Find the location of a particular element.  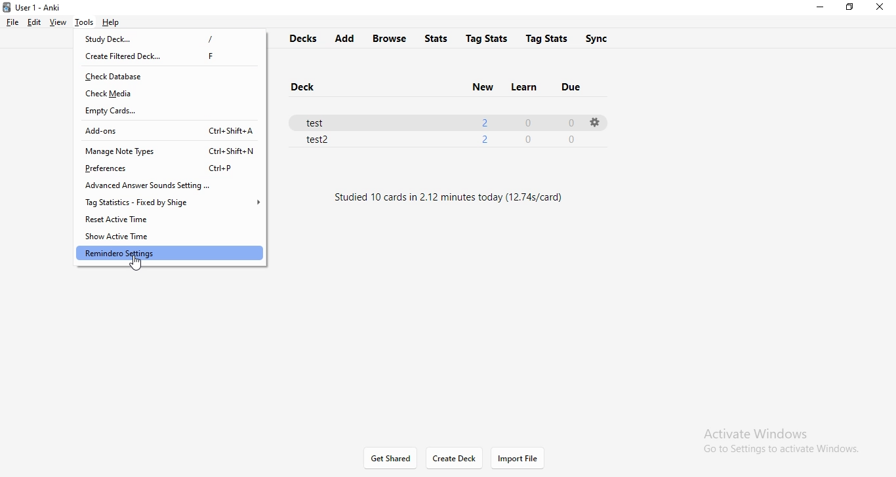

tools is located at coordinates (82, 22).